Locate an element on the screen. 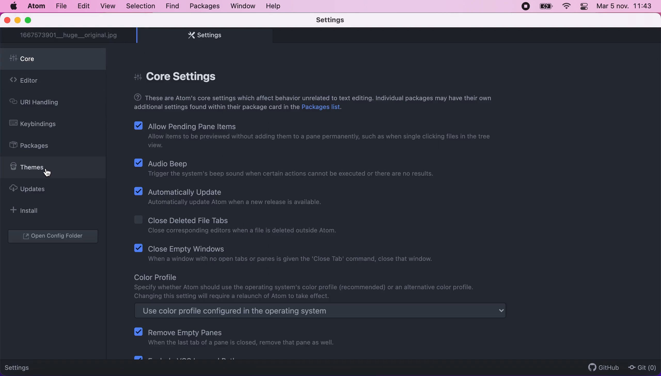  open configuration folder is located at coordinates (55, 237).